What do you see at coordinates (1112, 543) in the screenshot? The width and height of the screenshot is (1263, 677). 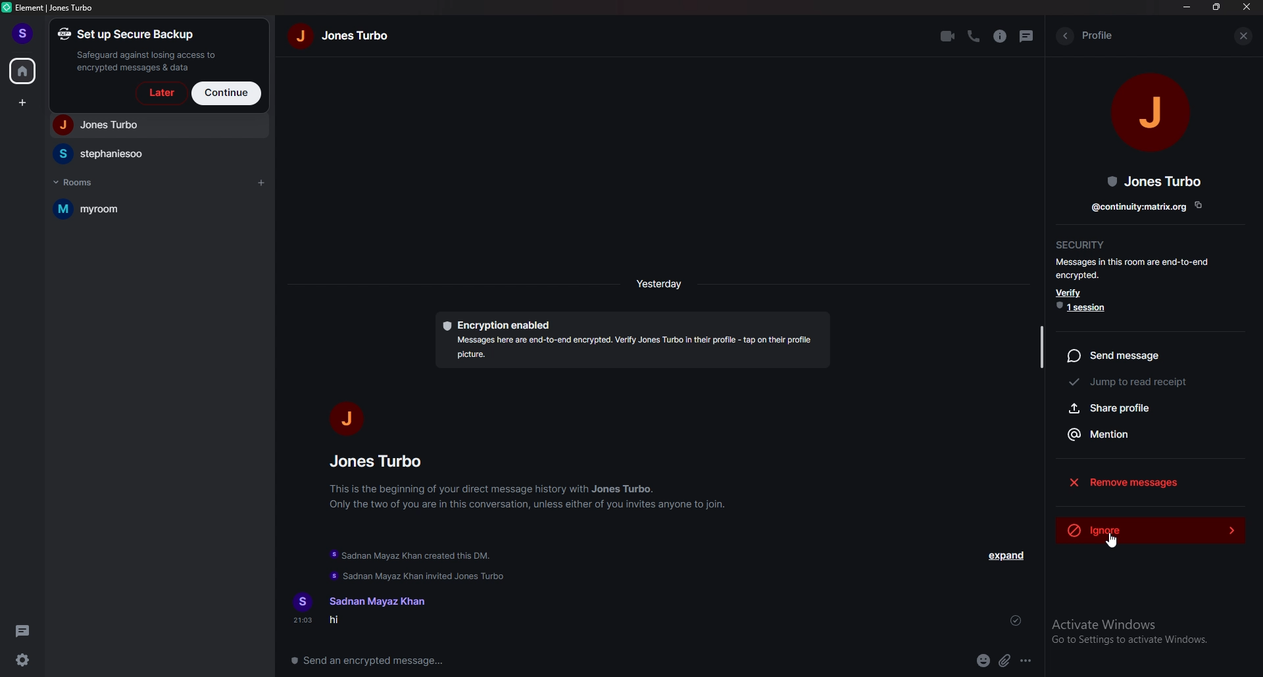 I see `cursor` at bounding box center [1112, 543].